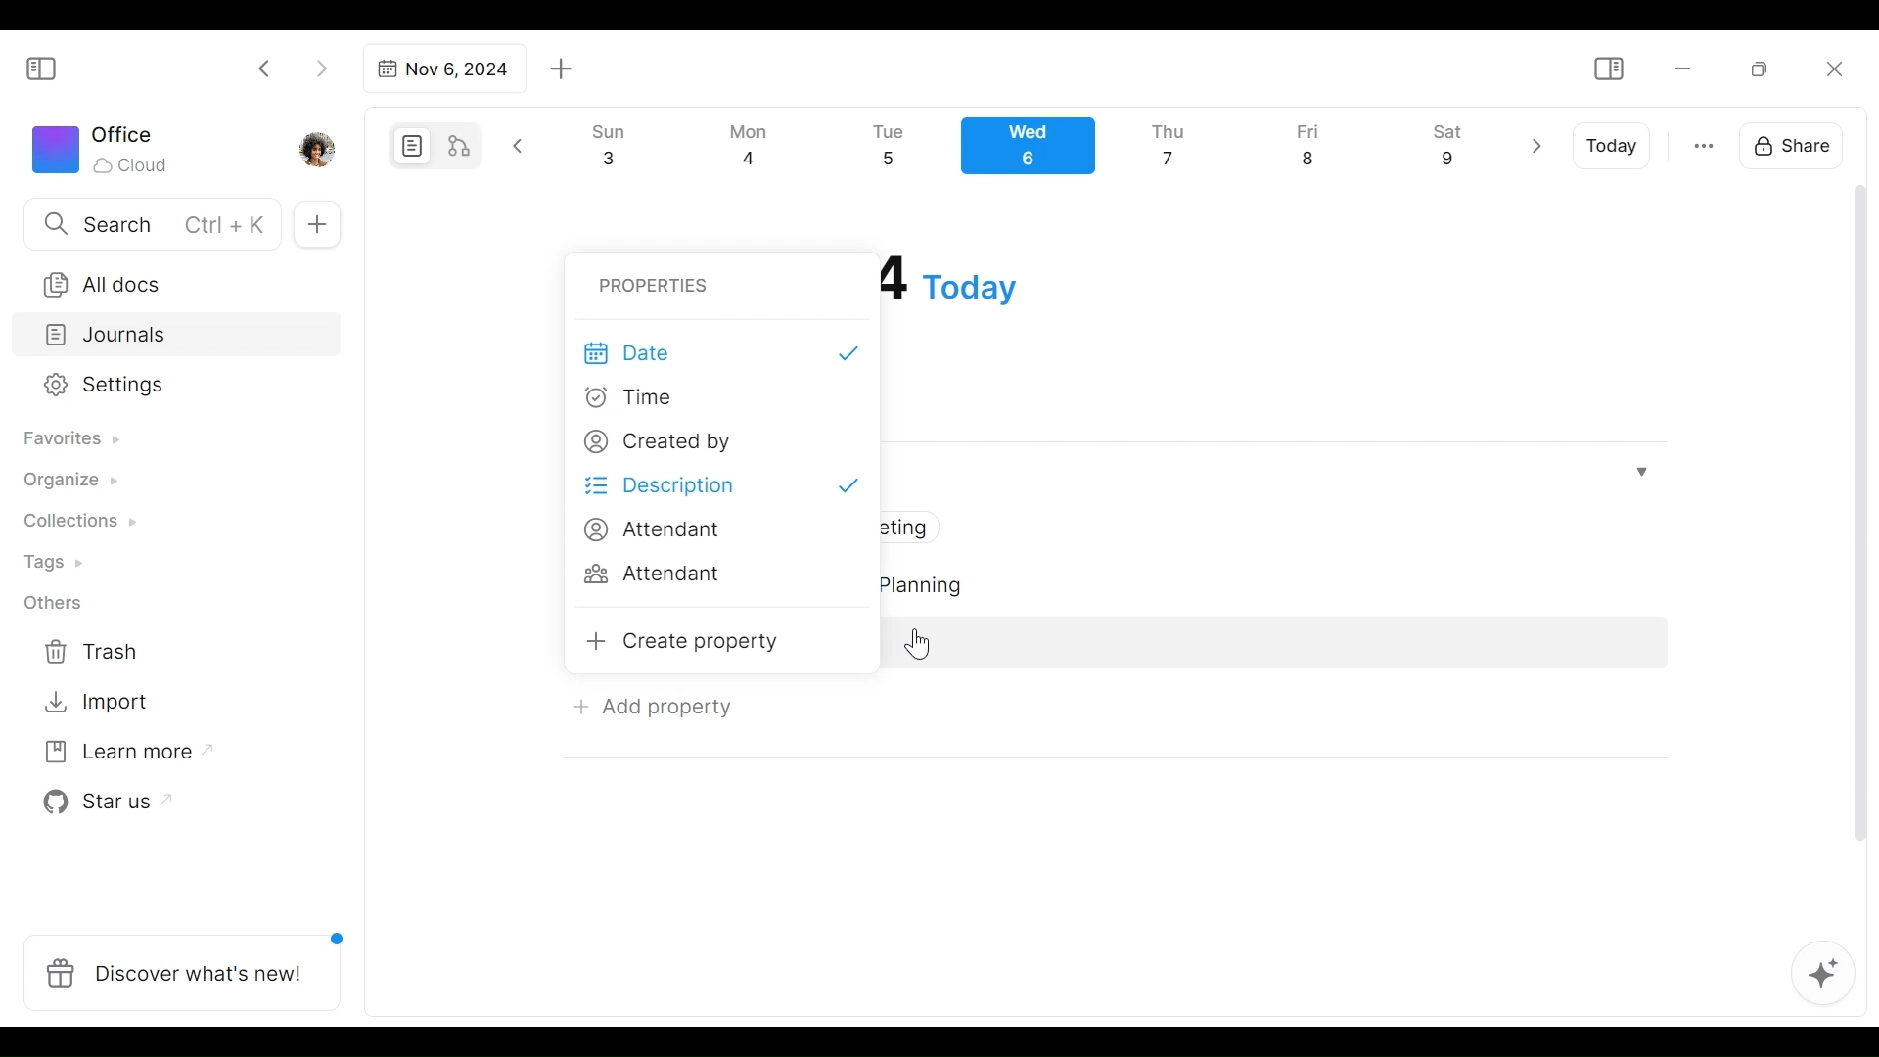 The height and width of the screenshot is (1057, 1879). Describe the element at coordinates (118, 756) in the screenshot. I see `Learn more` at that location.